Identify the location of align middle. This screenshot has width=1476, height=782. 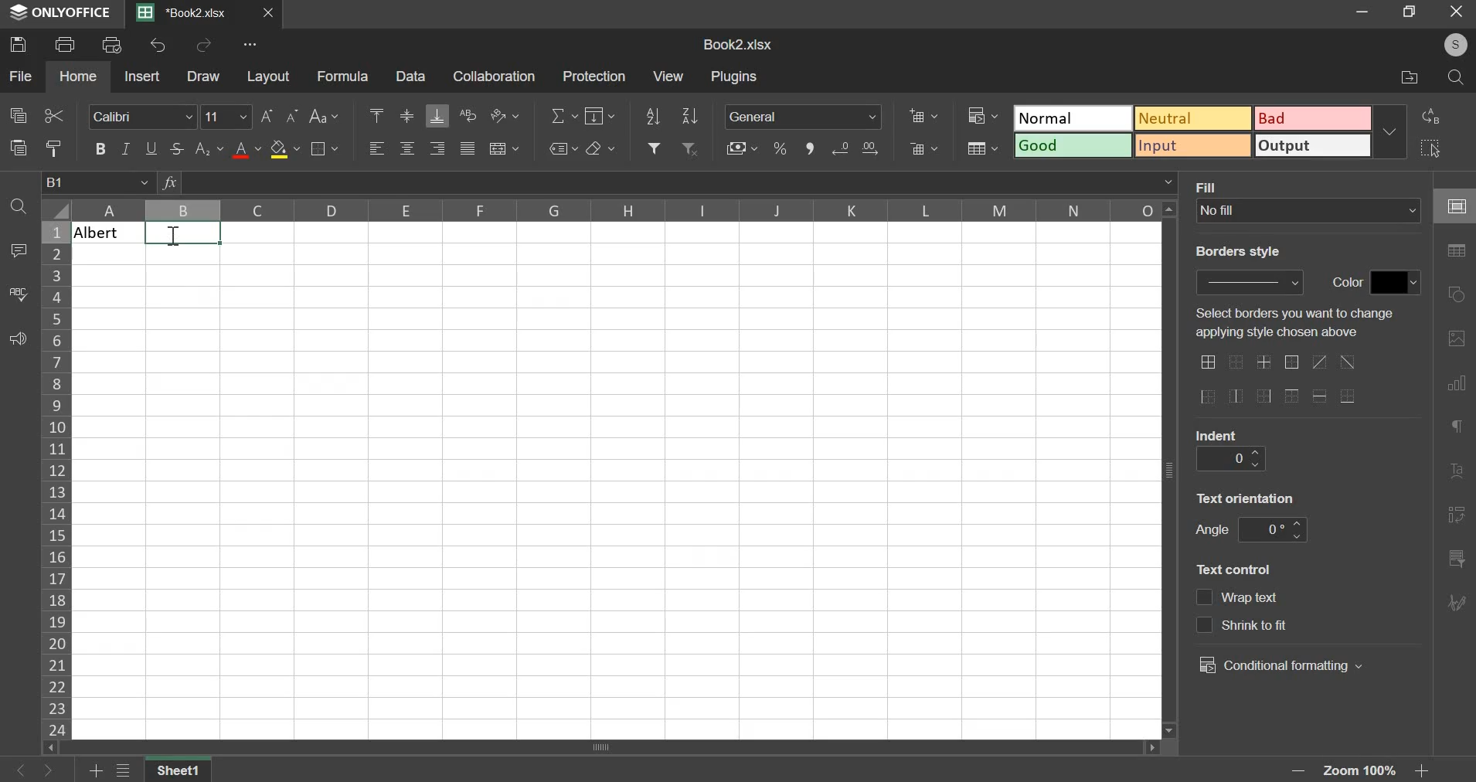
(410, 116).